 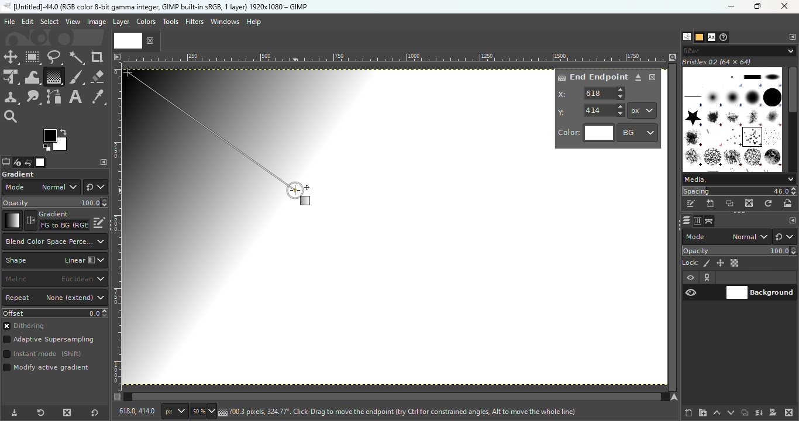 What do you see at coordinates (717, 413) in the screenshot?
I see `Raise this layer one step in the layer stack` at bounding box center [717, 413].